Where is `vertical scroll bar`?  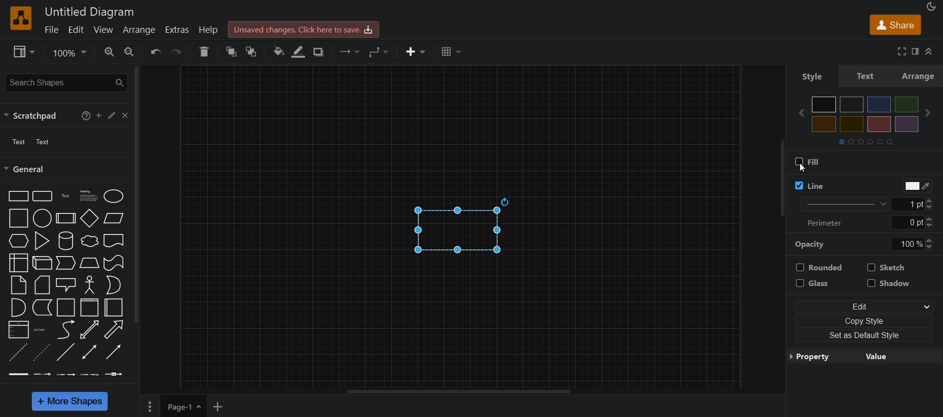 vertical scroll bar is located at coordinates (140, 195).